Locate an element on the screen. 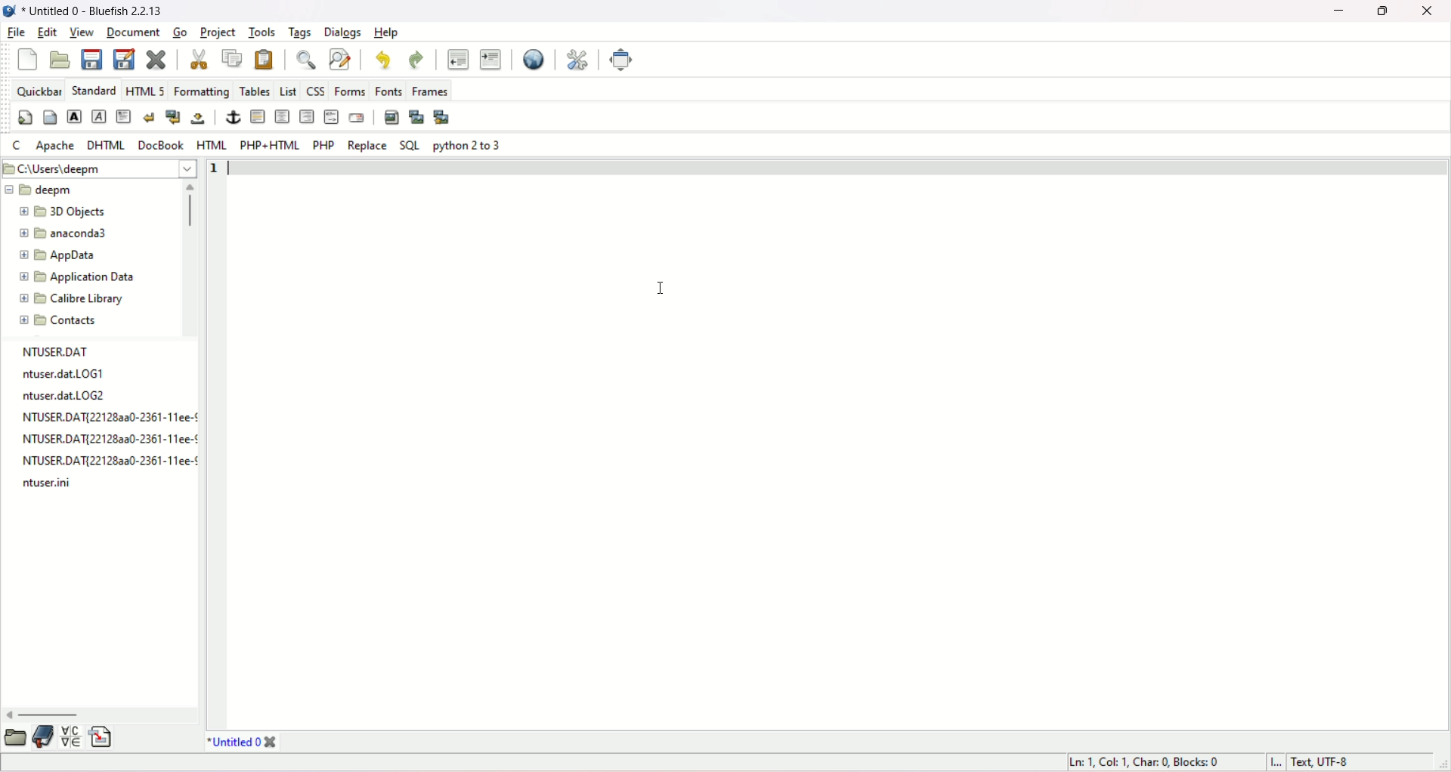 This screenshot has width=1451, height=772. folder name is located at coordinates (85, 320).